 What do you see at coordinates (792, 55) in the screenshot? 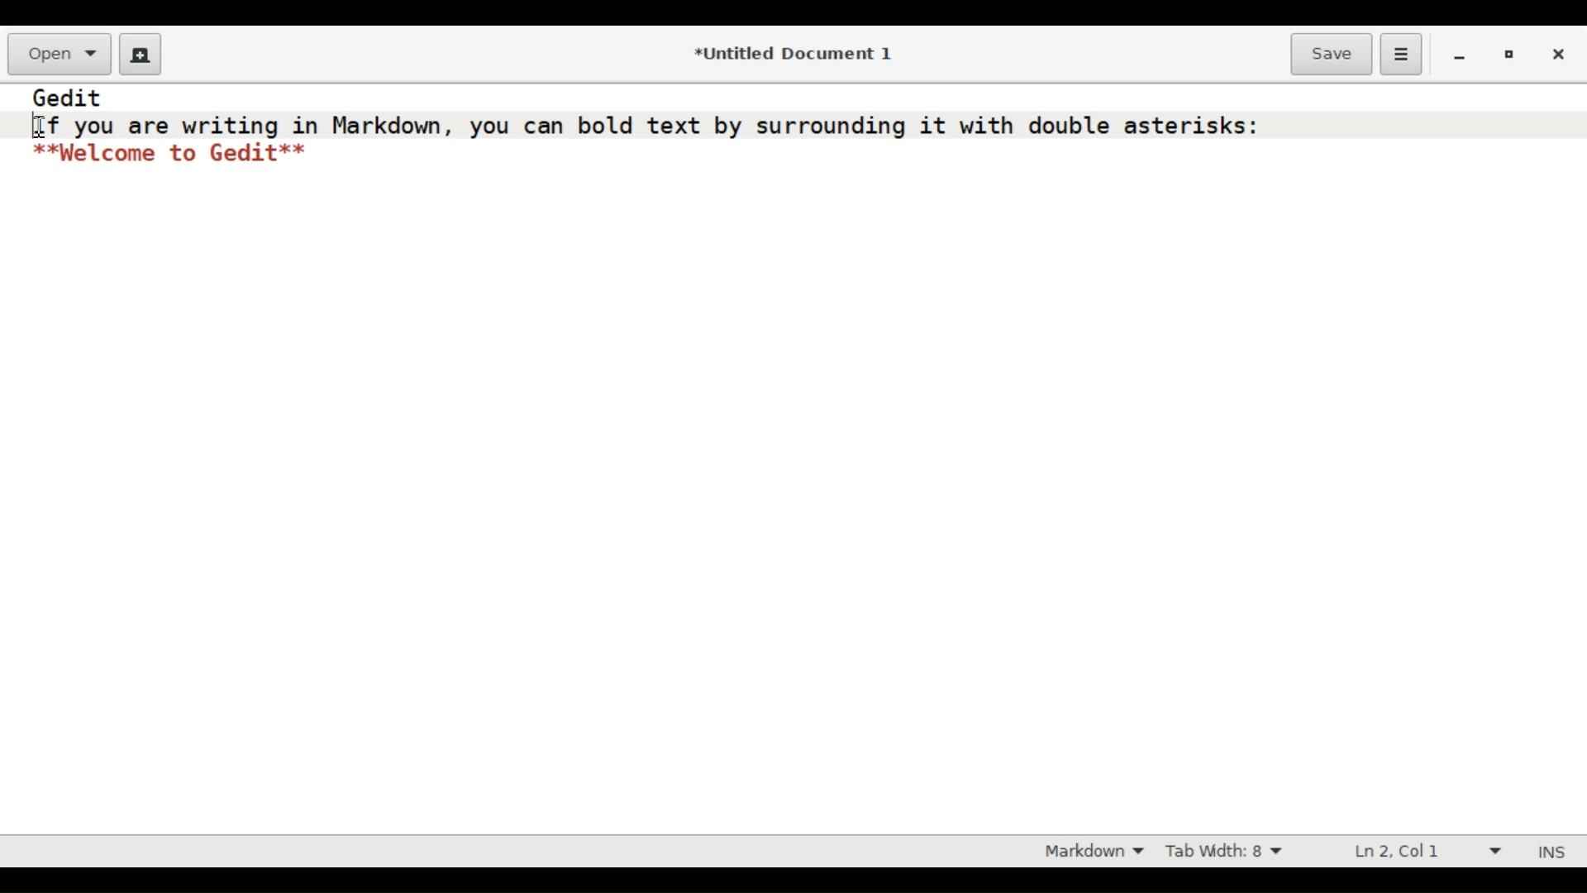
I see `*Untitled Document 1` at bounding box center [792, 55].